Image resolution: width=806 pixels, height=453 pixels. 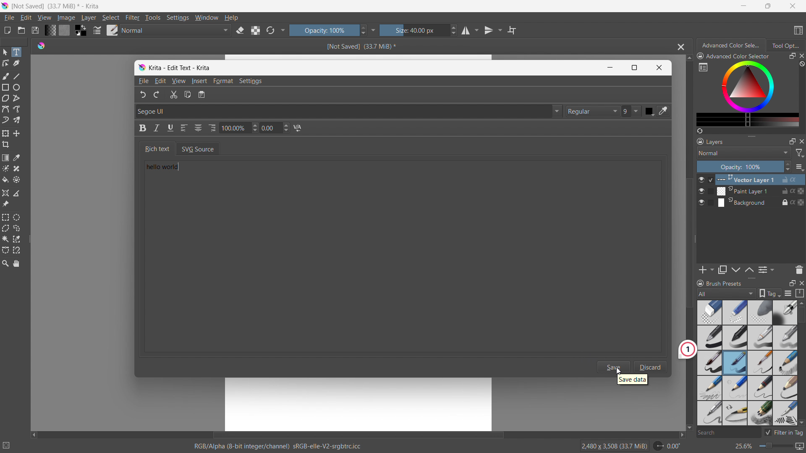 What do you see at coordinates (6, 87) in the screenshot?
I see `rectangle tool` at bounding box center [6, 87].